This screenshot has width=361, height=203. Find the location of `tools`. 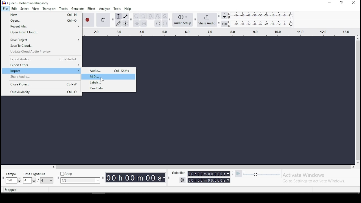

tools is located at coordinates (117, 9).